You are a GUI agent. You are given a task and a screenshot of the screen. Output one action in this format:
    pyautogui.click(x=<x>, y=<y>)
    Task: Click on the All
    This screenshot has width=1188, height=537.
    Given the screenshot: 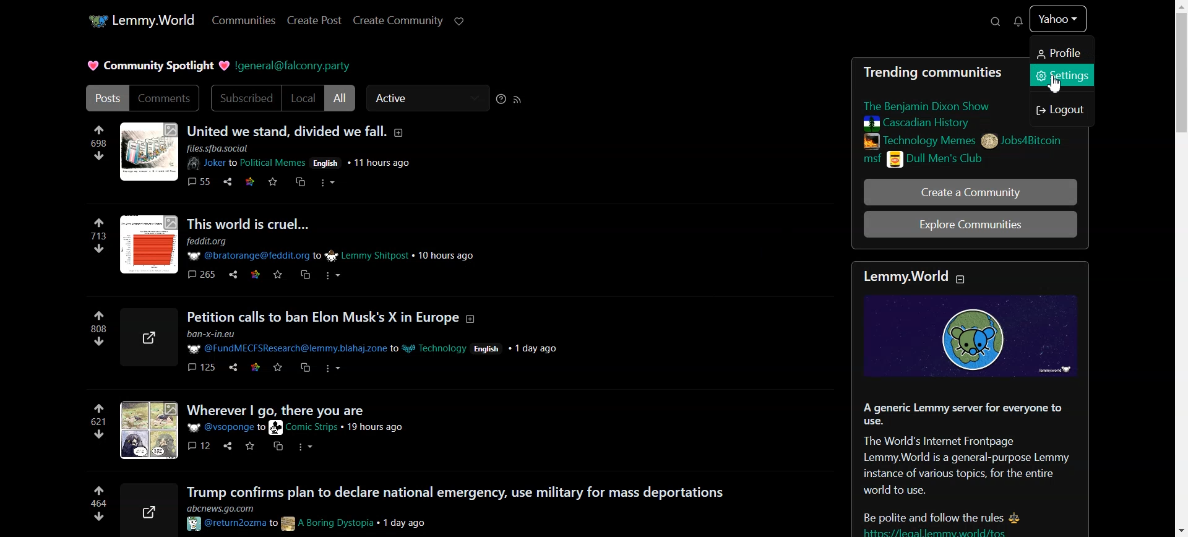 What is the action you would take?
    pyautogui.click(x=340, y=98)
    